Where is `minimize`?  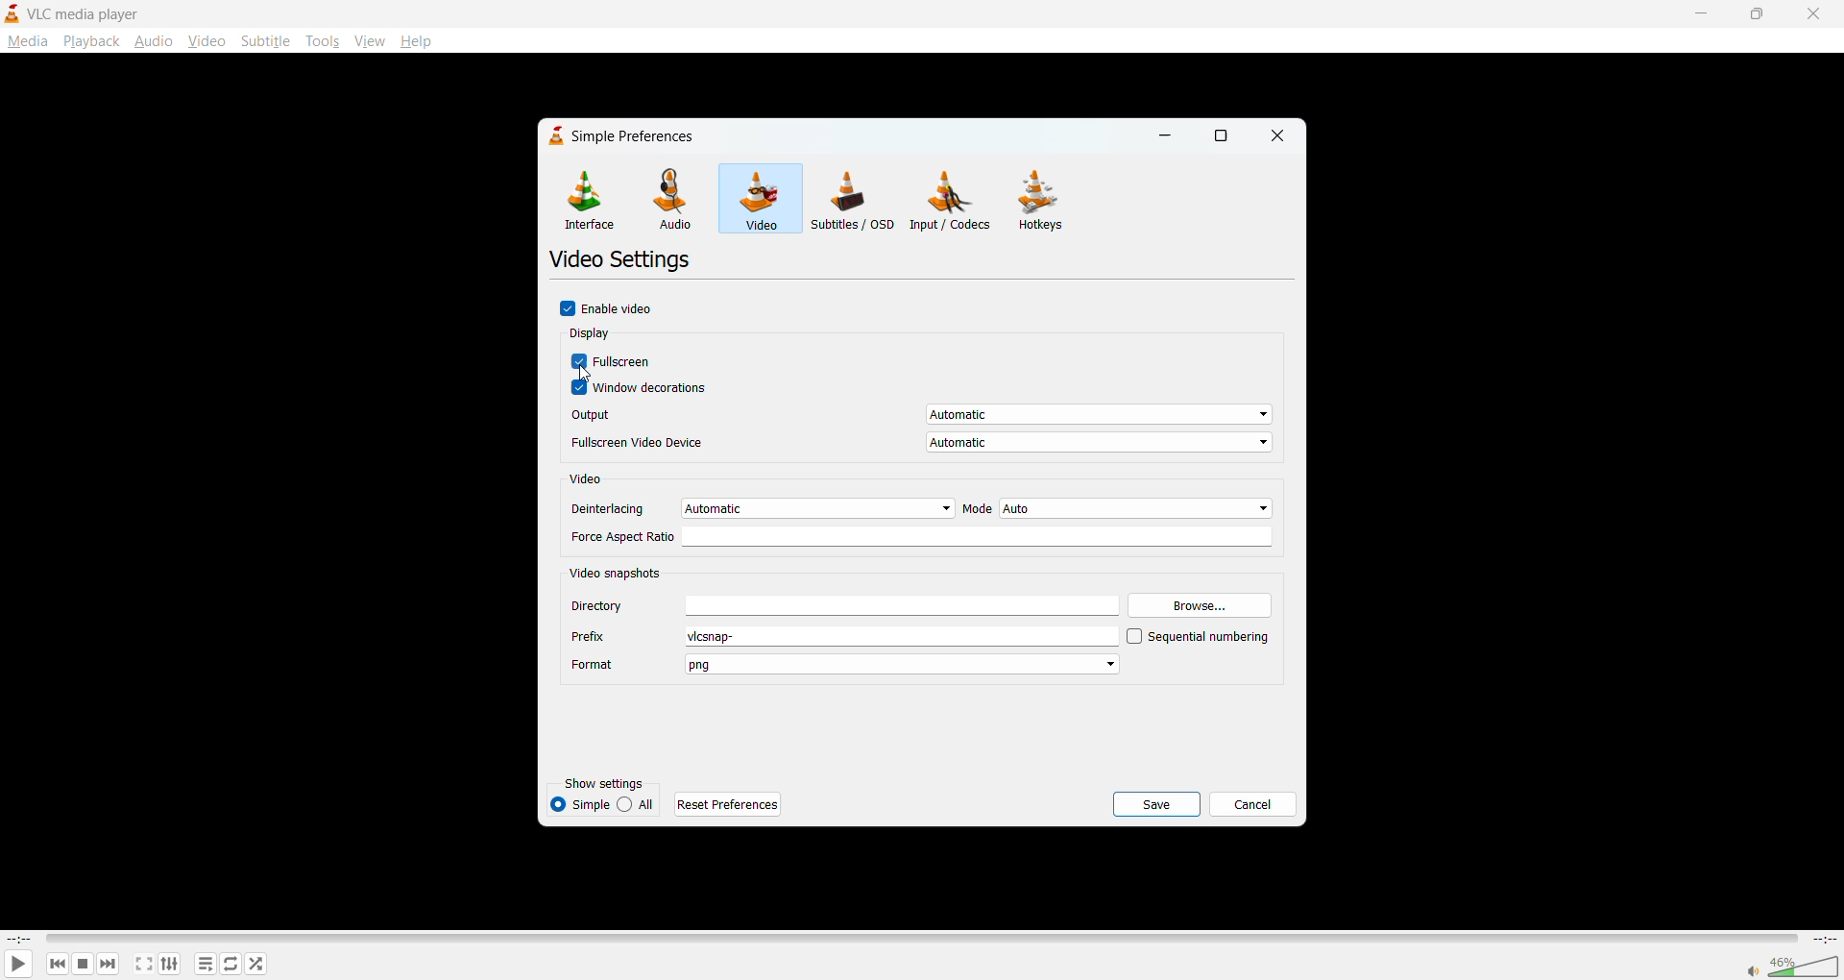
minimize is located at coordinates (1169, 135).